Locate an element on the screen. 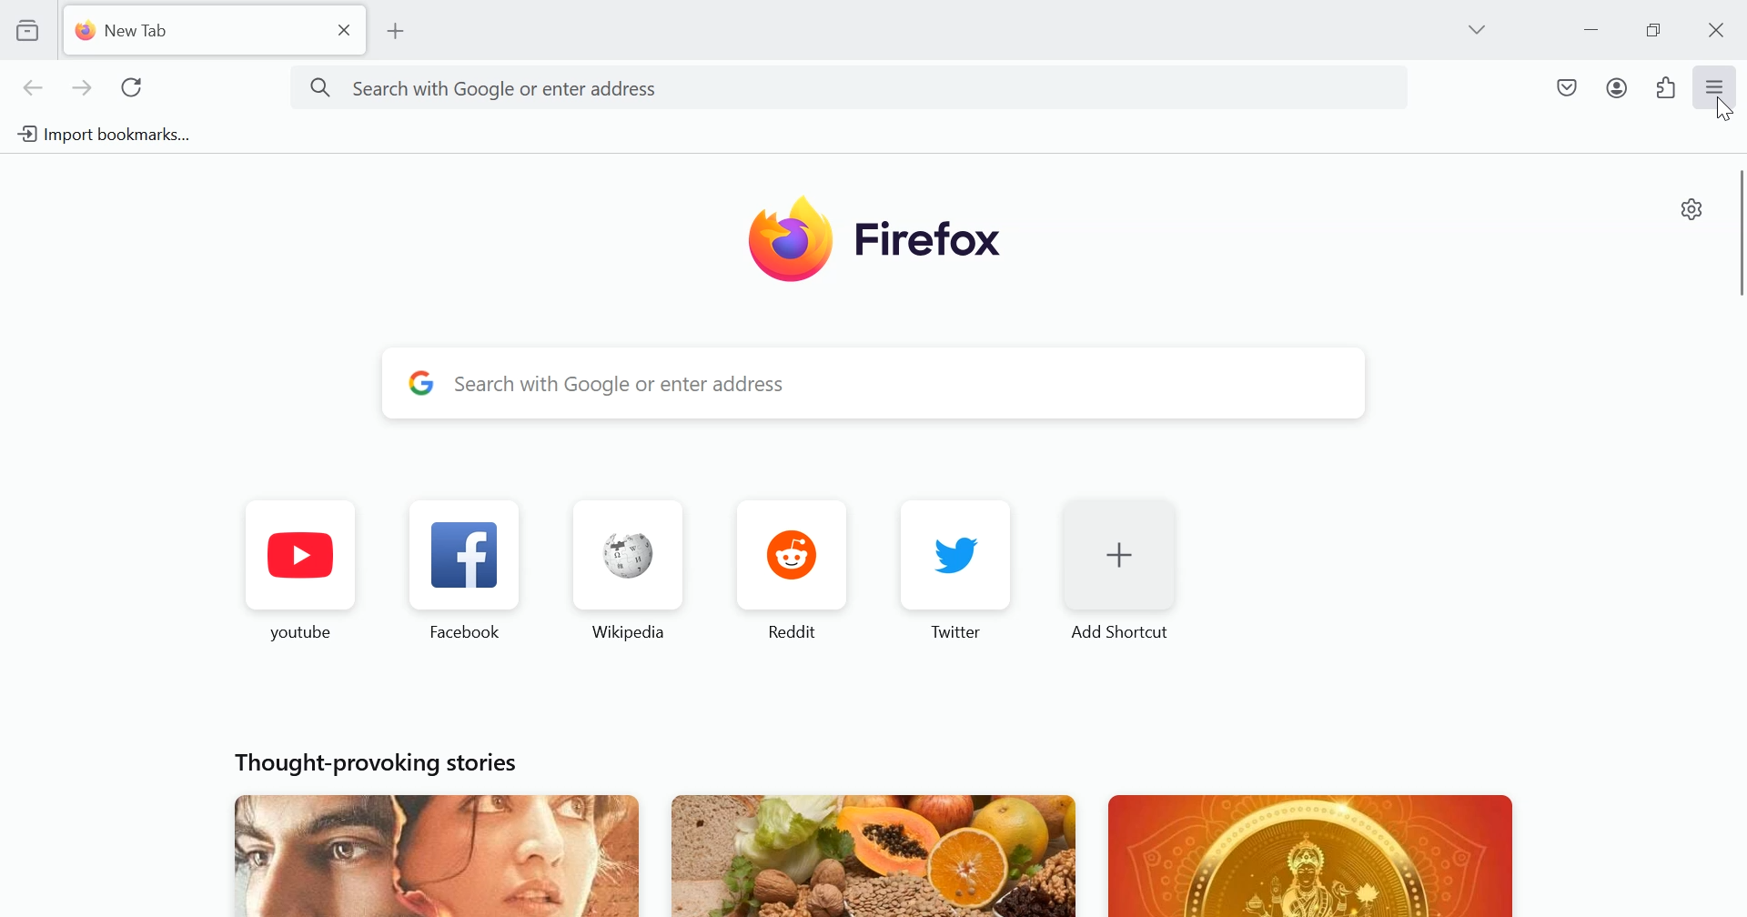  Back is located at coordinates (34, 89).